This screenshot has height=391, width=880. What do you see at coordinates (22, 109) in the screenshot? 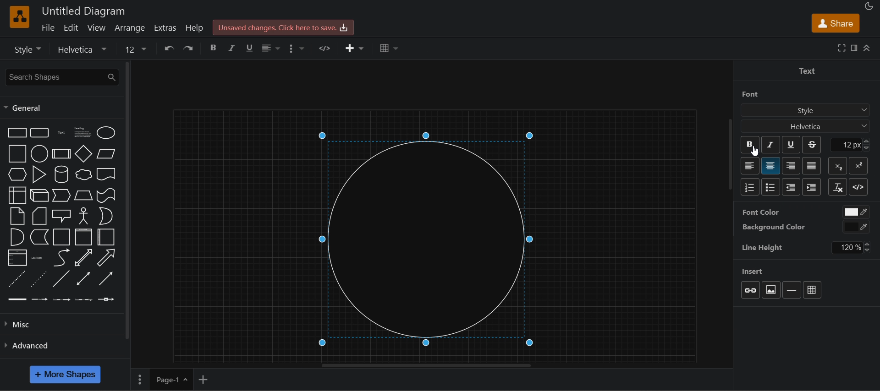
I see `general` at bounding box center [22, 109].